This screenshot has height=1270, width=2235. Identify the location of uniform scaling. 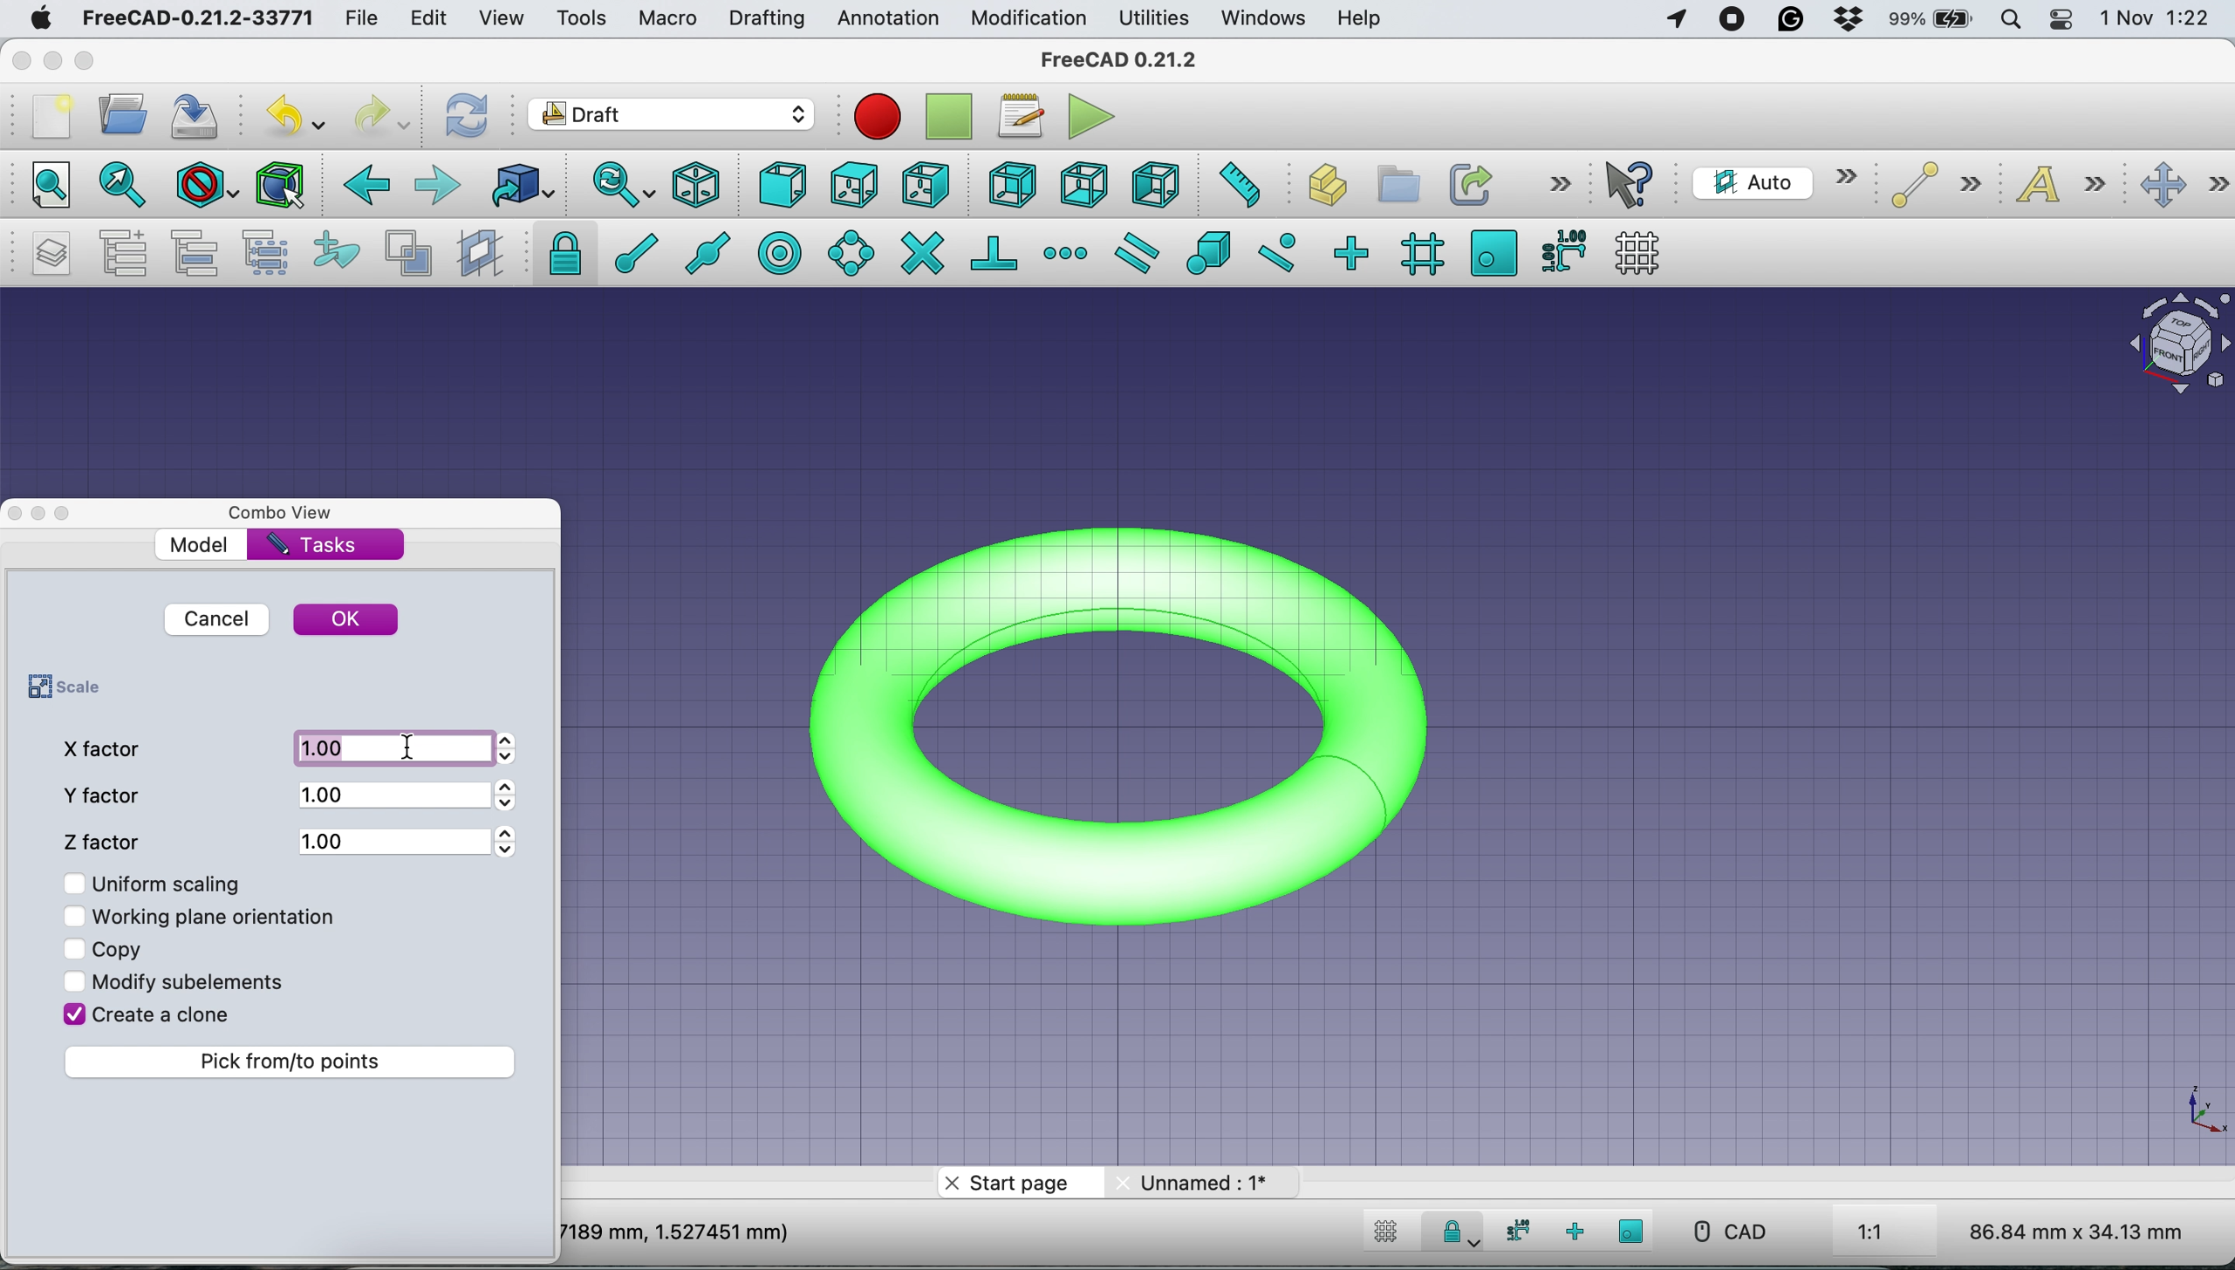
(174, 884).